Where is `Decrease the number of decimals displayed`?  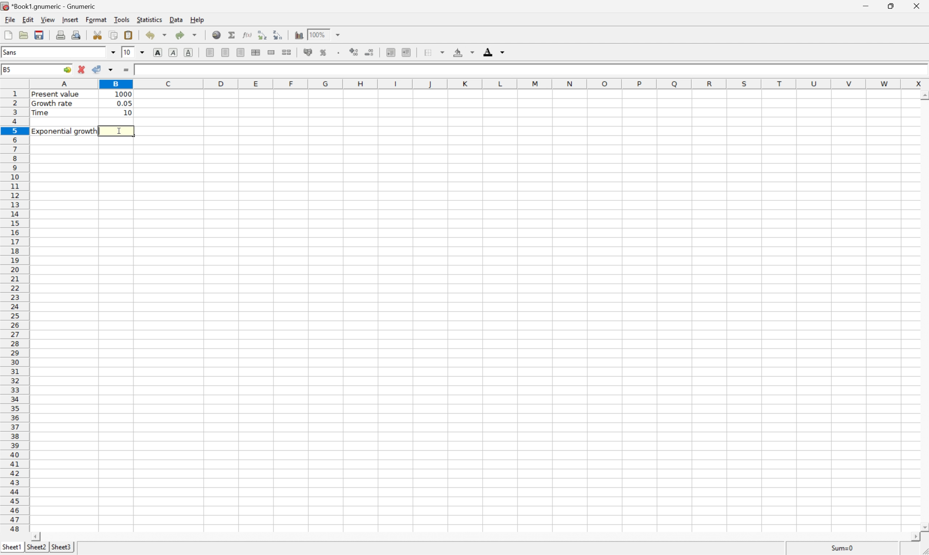
Decrease the number of decimals displayed is located at coordinates (369, 52).